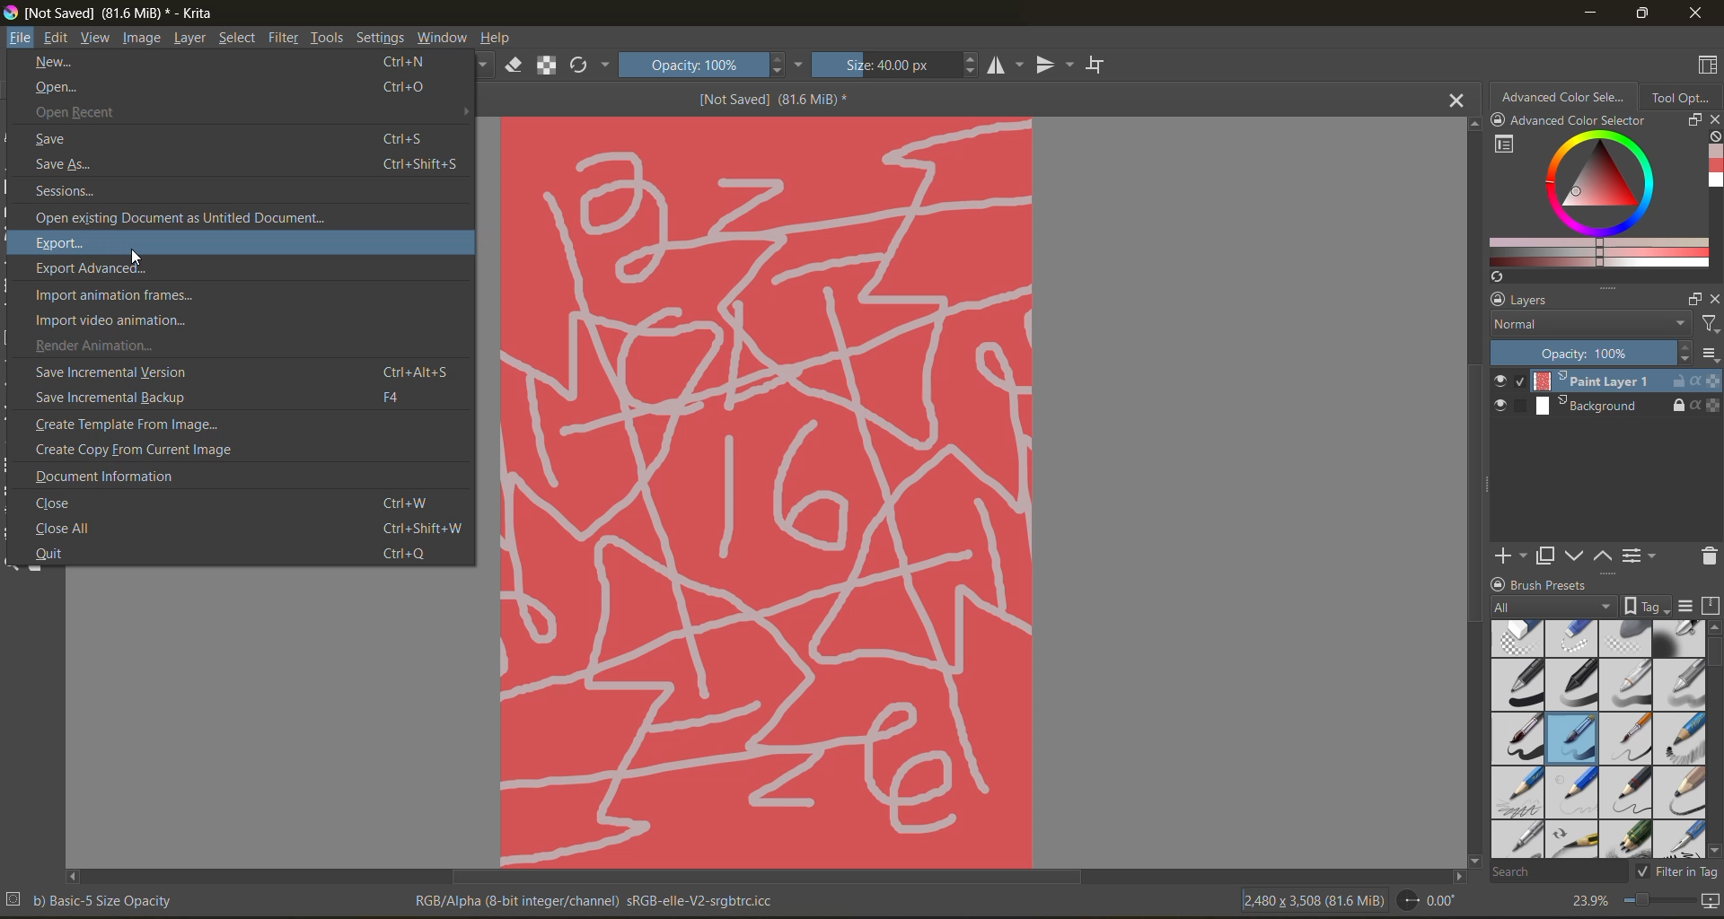 The height and width of the screenshot is (919, 1724). What do you see at coordinates (1458, 99) in the screenshot?
I see `close tab` at bounding box center [1458, 99].